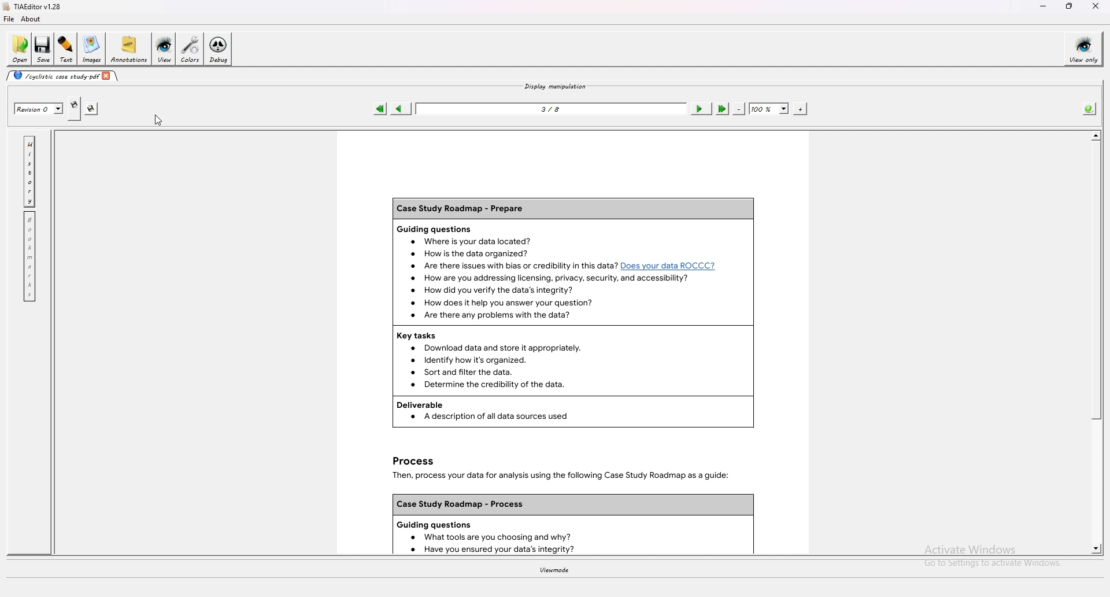 The width and height of the screenshot is (1110, 597). What do you see at coordinates (19, 49) in the screenshot?
I see `open` at bounding box center [19, 49].